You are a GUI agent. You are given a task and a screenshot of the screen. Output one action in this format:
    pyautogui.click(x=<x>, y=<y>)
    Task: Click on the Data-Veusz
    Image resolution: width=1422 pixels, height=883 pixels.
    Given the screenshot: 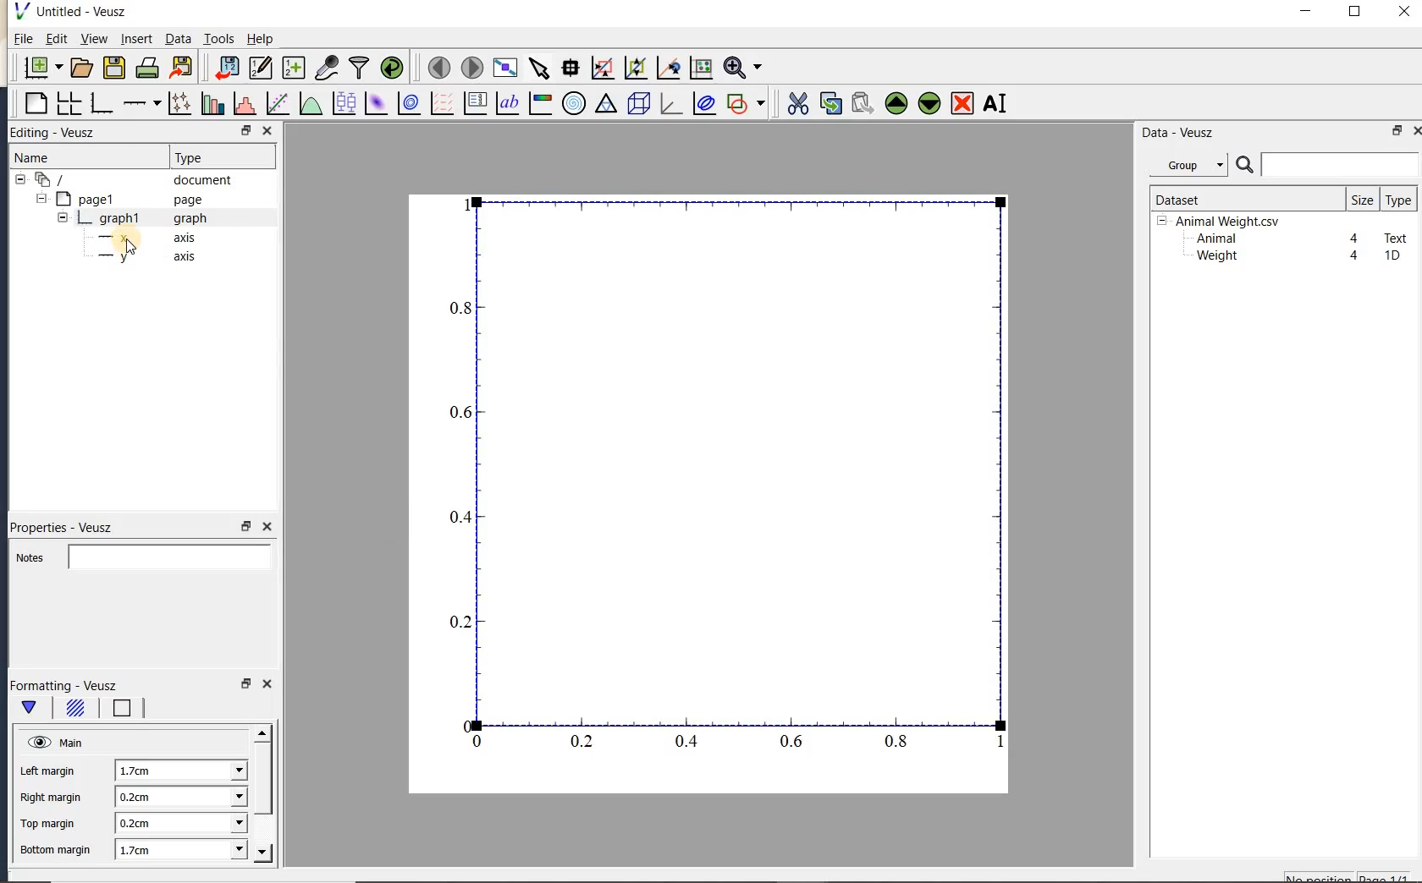 What is the action you would take?
    pyautogui.click(x=1178, y=133)
    